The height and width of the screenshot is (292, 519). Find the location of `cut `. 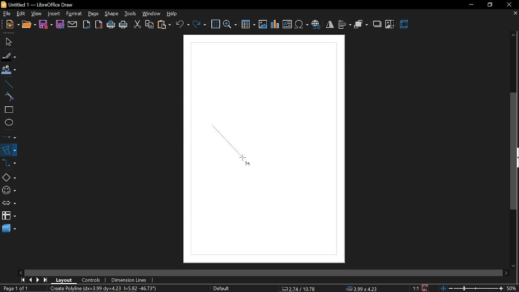

cut  is located at coordinates (137, 24).